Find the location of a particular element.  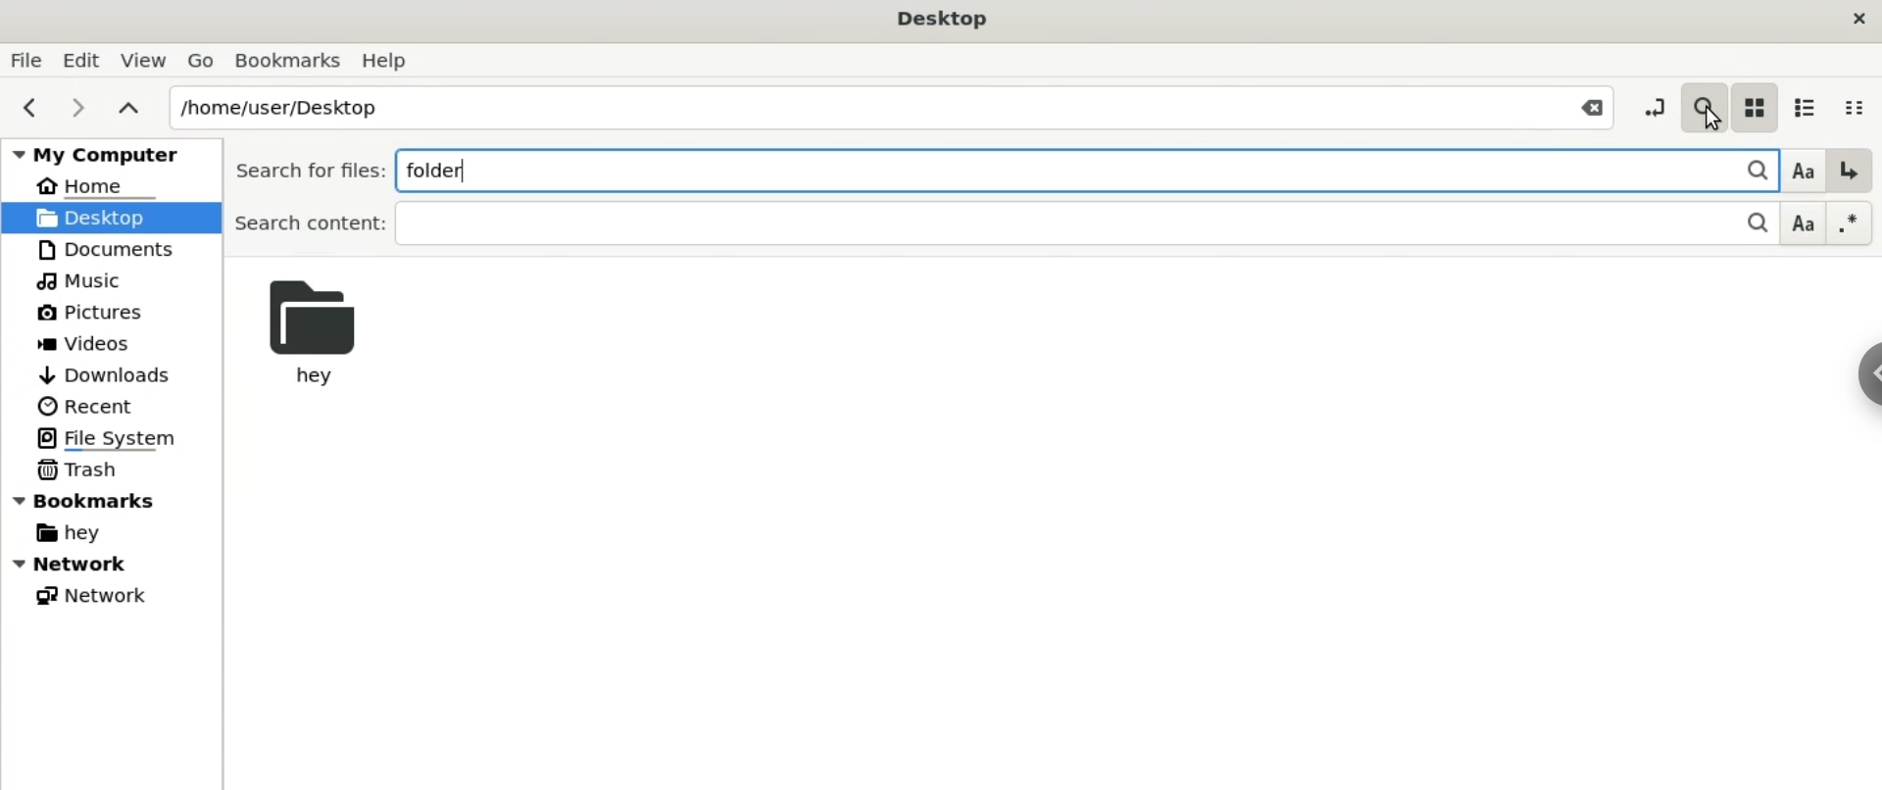

Close is located at coordinates (1590, 106).